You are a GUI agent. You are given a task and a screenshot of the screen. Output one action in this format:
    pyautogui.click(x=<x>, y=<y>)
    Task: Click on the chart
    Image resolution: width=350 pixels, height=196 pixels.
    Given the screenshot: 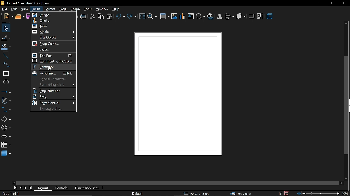 What is the action you would take?
    pyautogui.click(x=53, y=21)
    